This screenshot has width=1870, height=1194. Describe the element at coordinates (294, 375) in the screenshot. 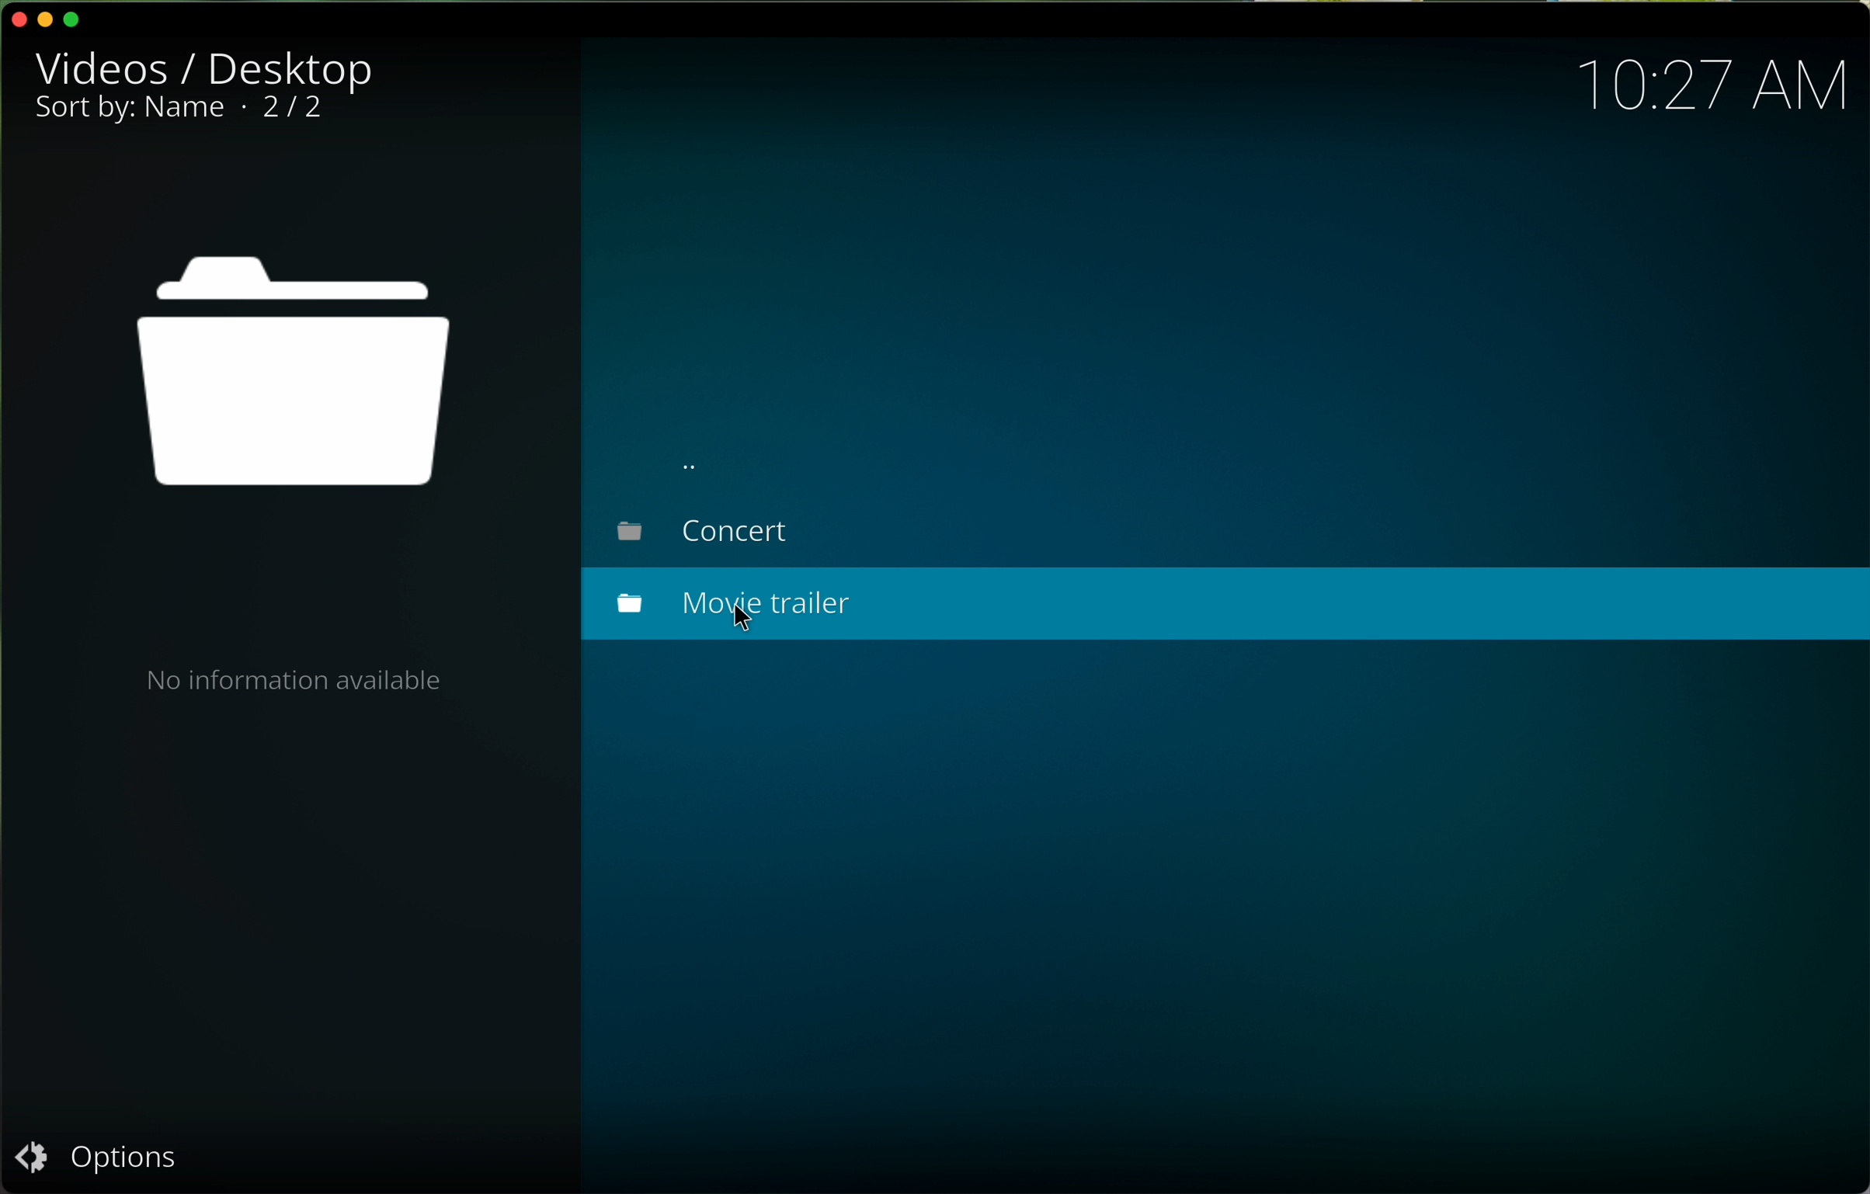

I see `file icon` at that location.